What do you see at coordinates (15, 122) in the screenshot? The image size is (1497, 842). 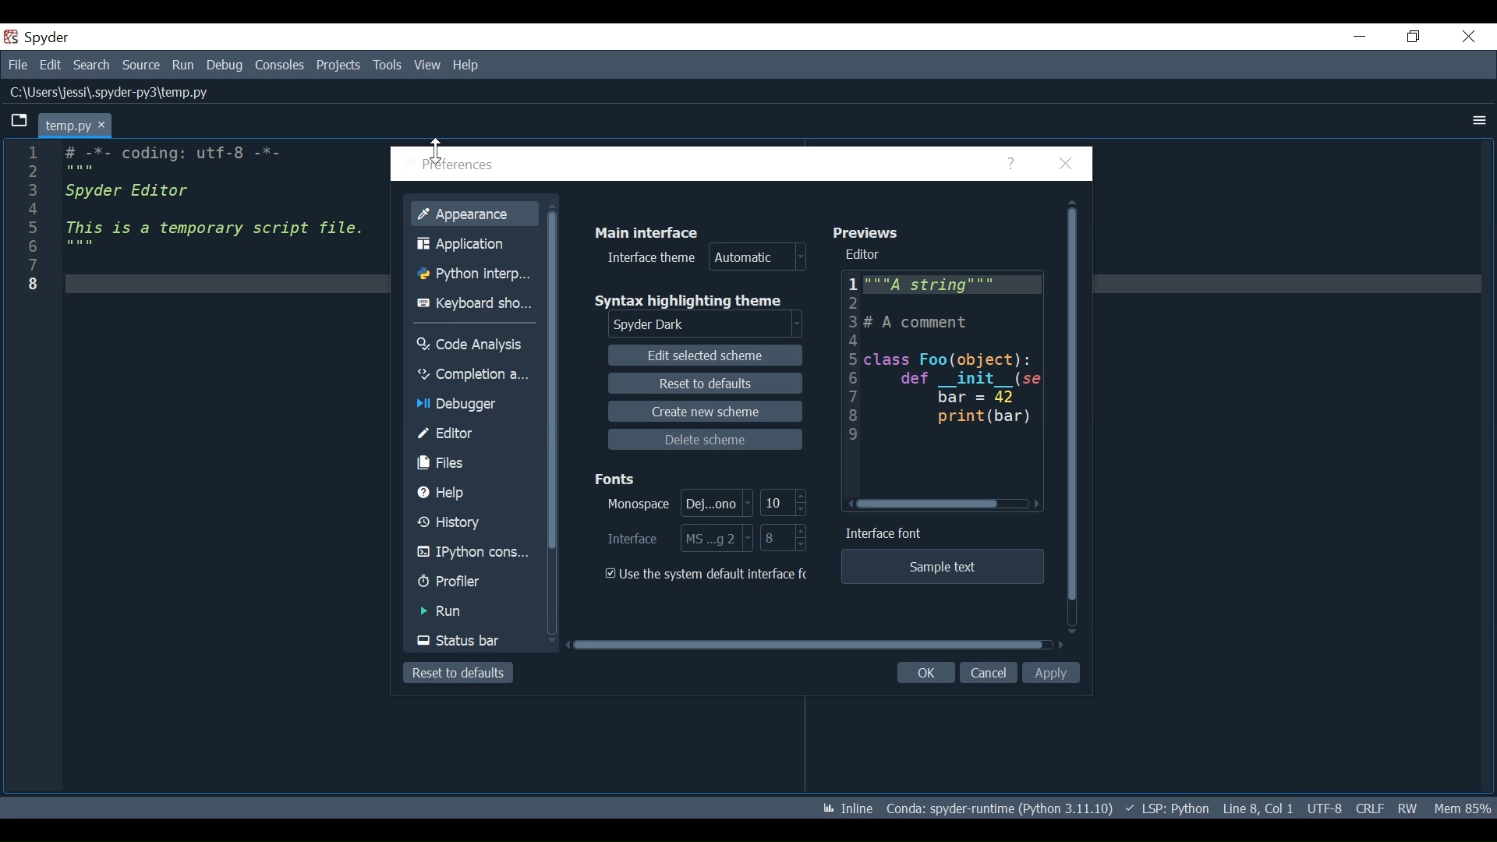 I see `Browse Tabs` at bounding box center [15, 122].